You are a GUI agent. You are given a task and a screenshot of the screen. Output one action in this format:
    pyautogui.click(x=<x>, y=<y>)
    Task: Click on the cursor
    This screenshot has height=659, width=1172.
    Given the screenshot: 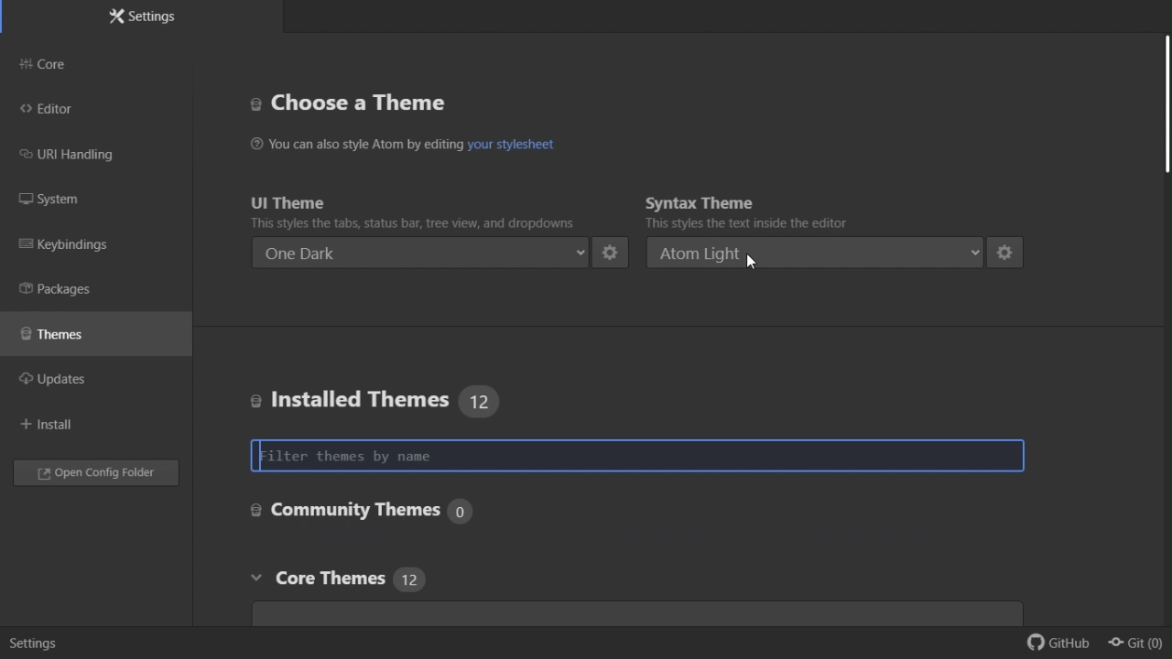 What is the action you would take?
    pyautogui.click(x=750, y=257)
    